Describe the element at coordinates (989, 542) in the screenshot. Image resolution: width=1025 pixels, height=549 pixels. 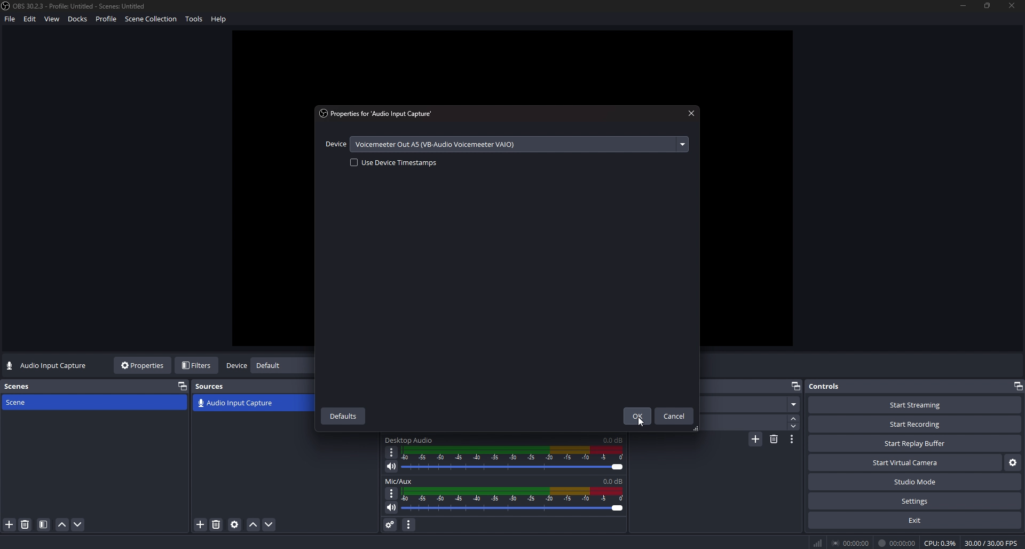
I see `D.00 7 30.00 FPS` at that location.